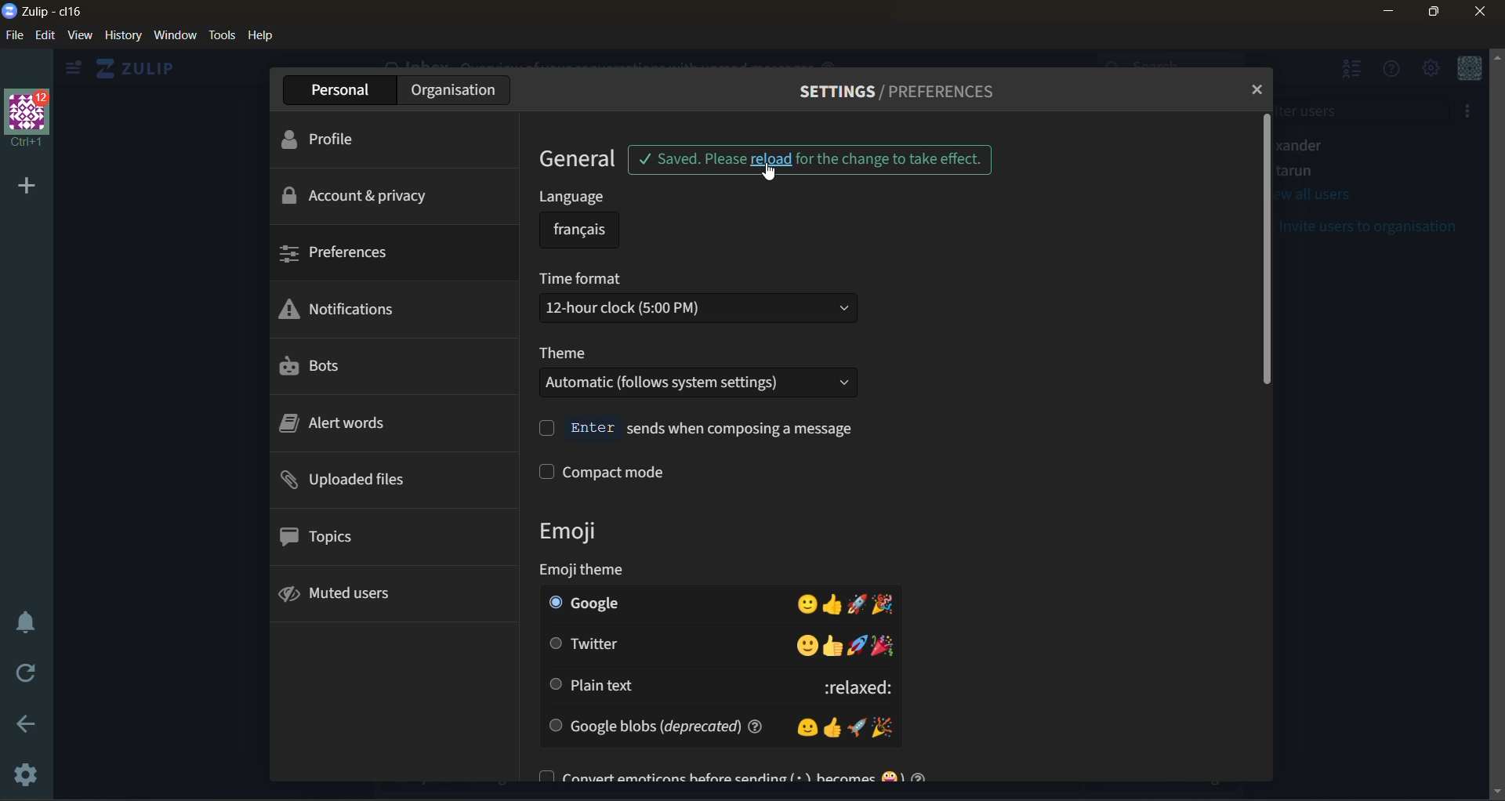 The image size is (1505, 801). I want to click on settings, so click(27, 772).